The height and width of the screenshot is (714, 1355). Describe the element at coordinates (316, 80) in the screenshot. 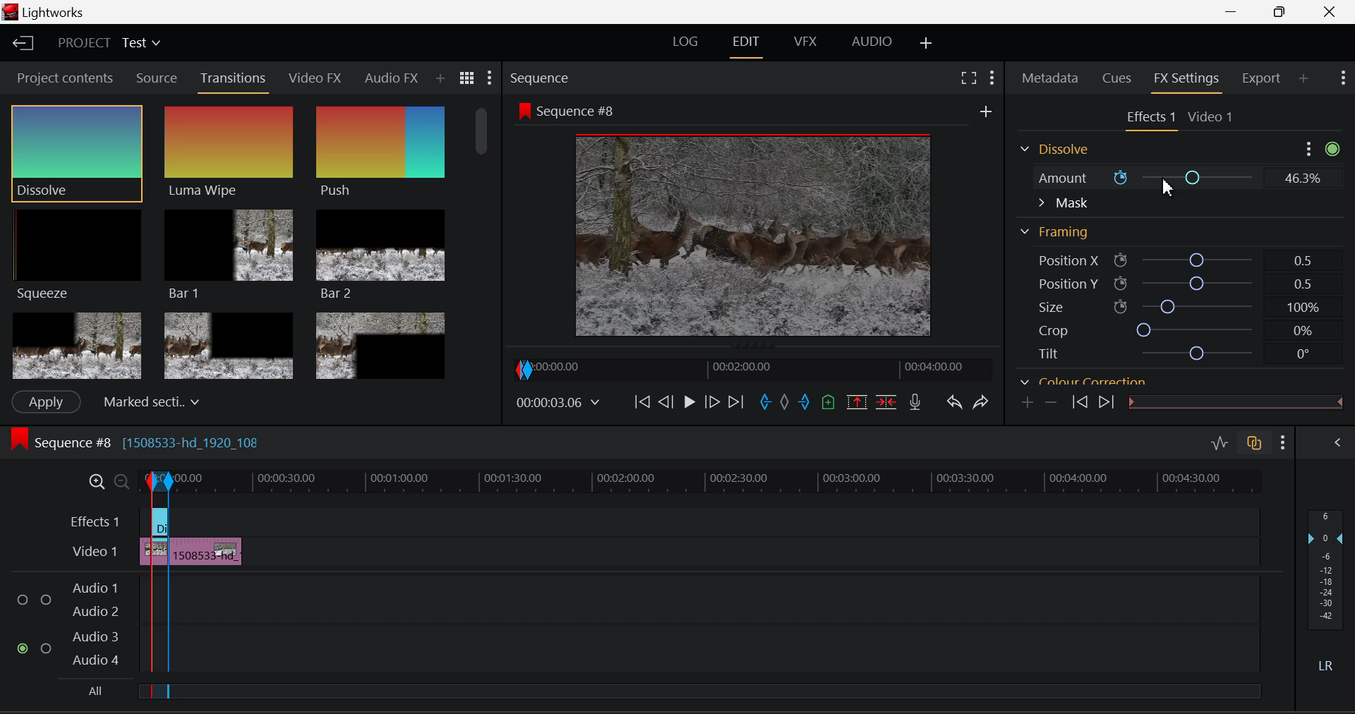

I see `Video FX` at that location.